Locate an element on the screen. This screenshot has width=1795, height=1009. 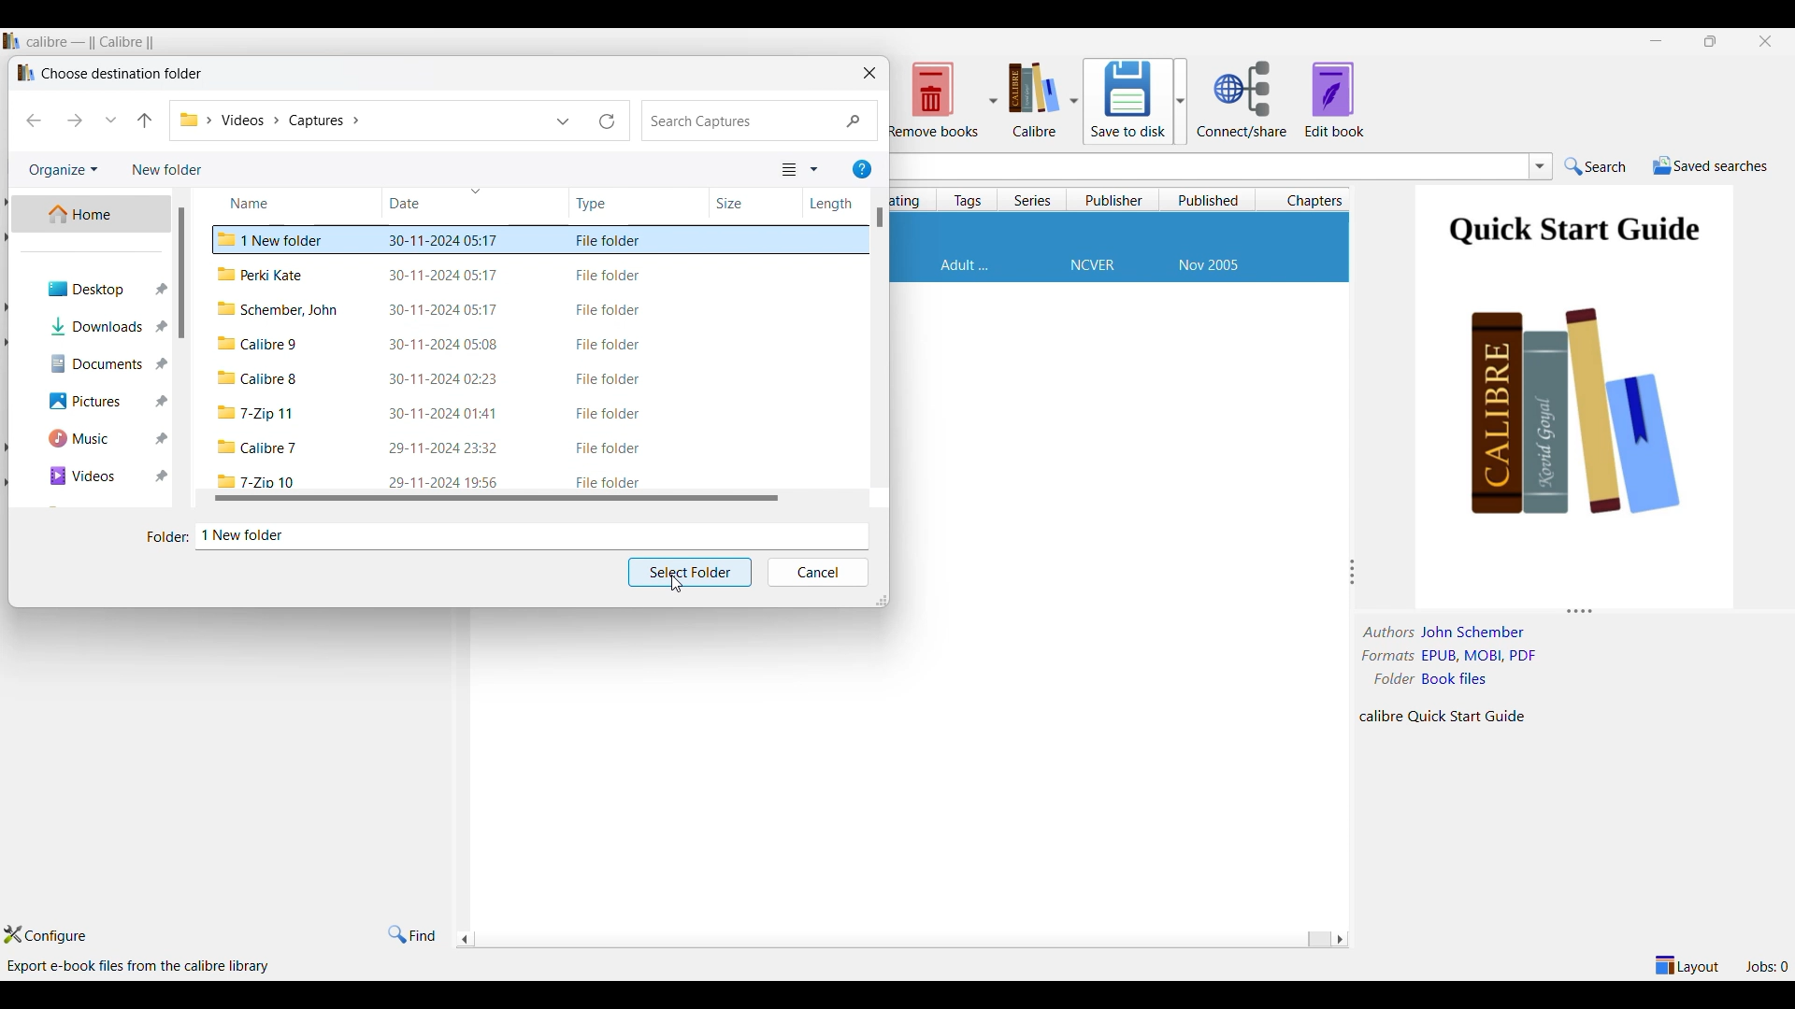
Search is located at coordinates (1596, 166).